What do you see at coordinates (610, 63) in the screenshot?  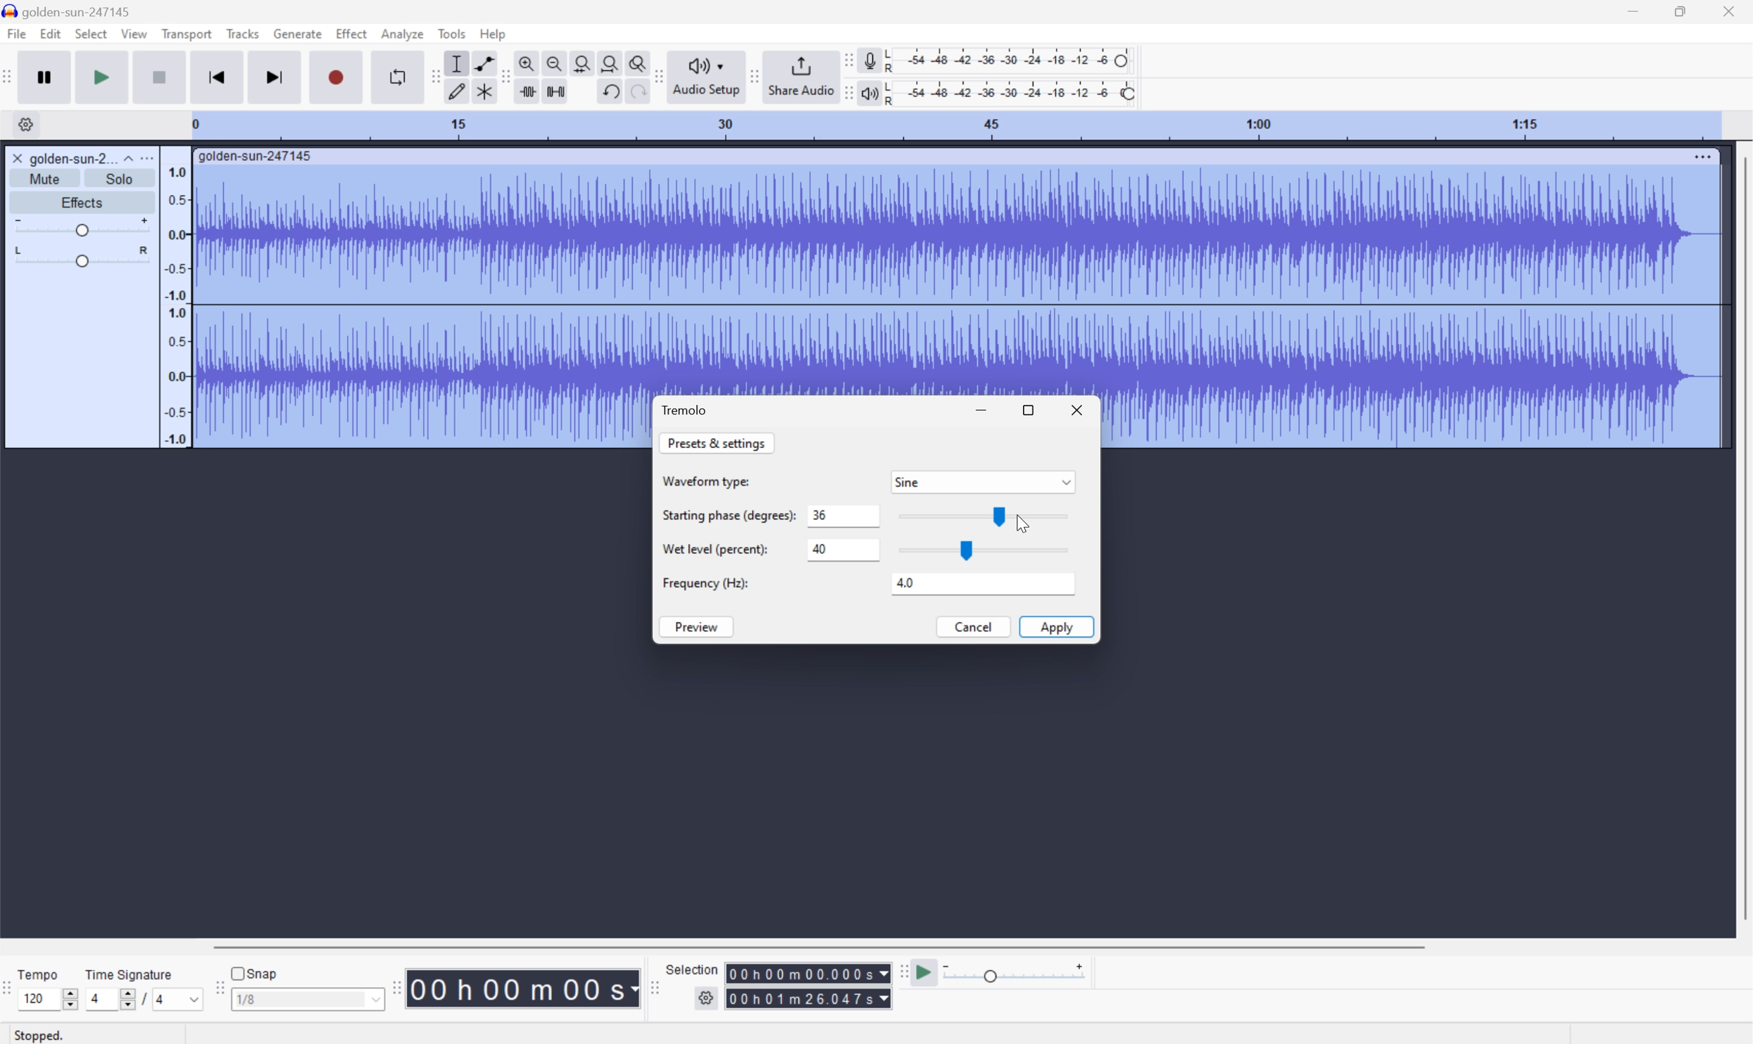 I see `Fit project to width` at bounding box center [610, 63].